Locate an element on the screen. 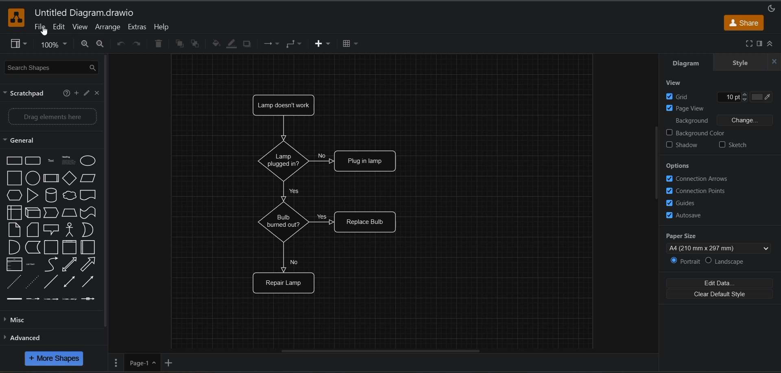 The width and height of the screenshot is (781, 373). appearance is located at coordinates (769, 8).